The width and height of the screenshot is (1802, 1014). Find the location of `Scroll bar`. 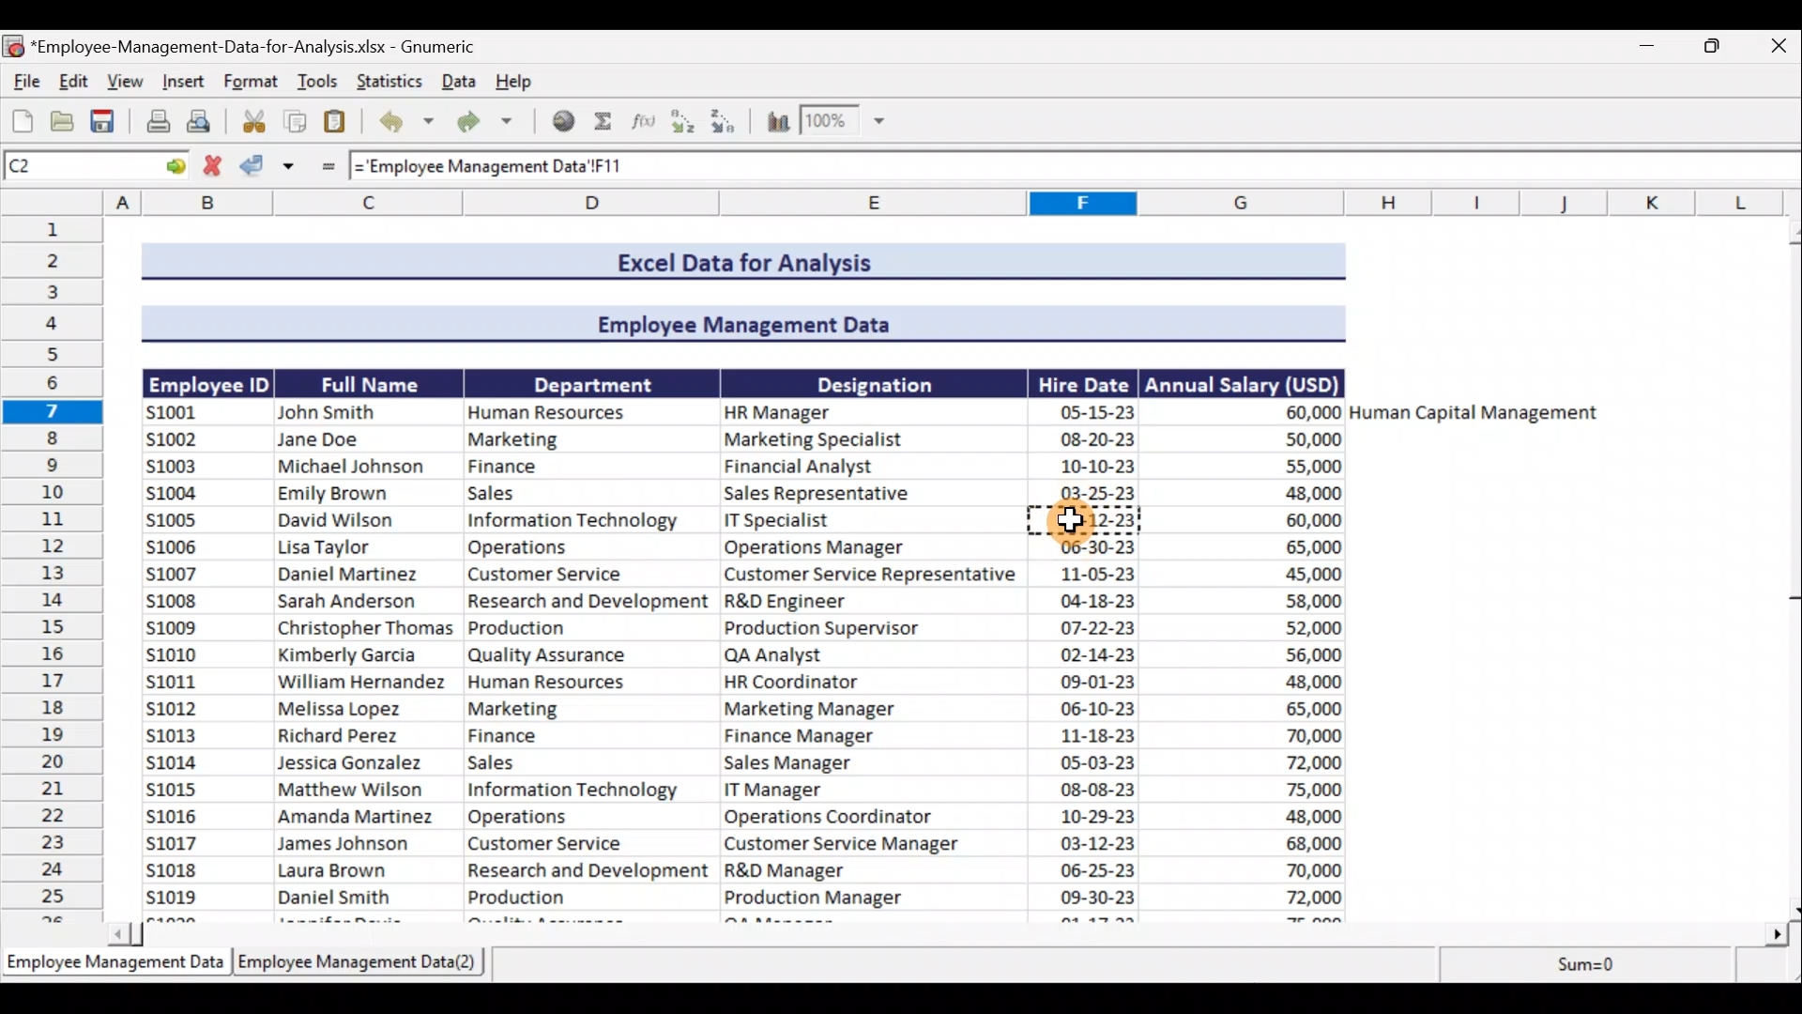

Scroll bar is located at coordinates (1790, 568).